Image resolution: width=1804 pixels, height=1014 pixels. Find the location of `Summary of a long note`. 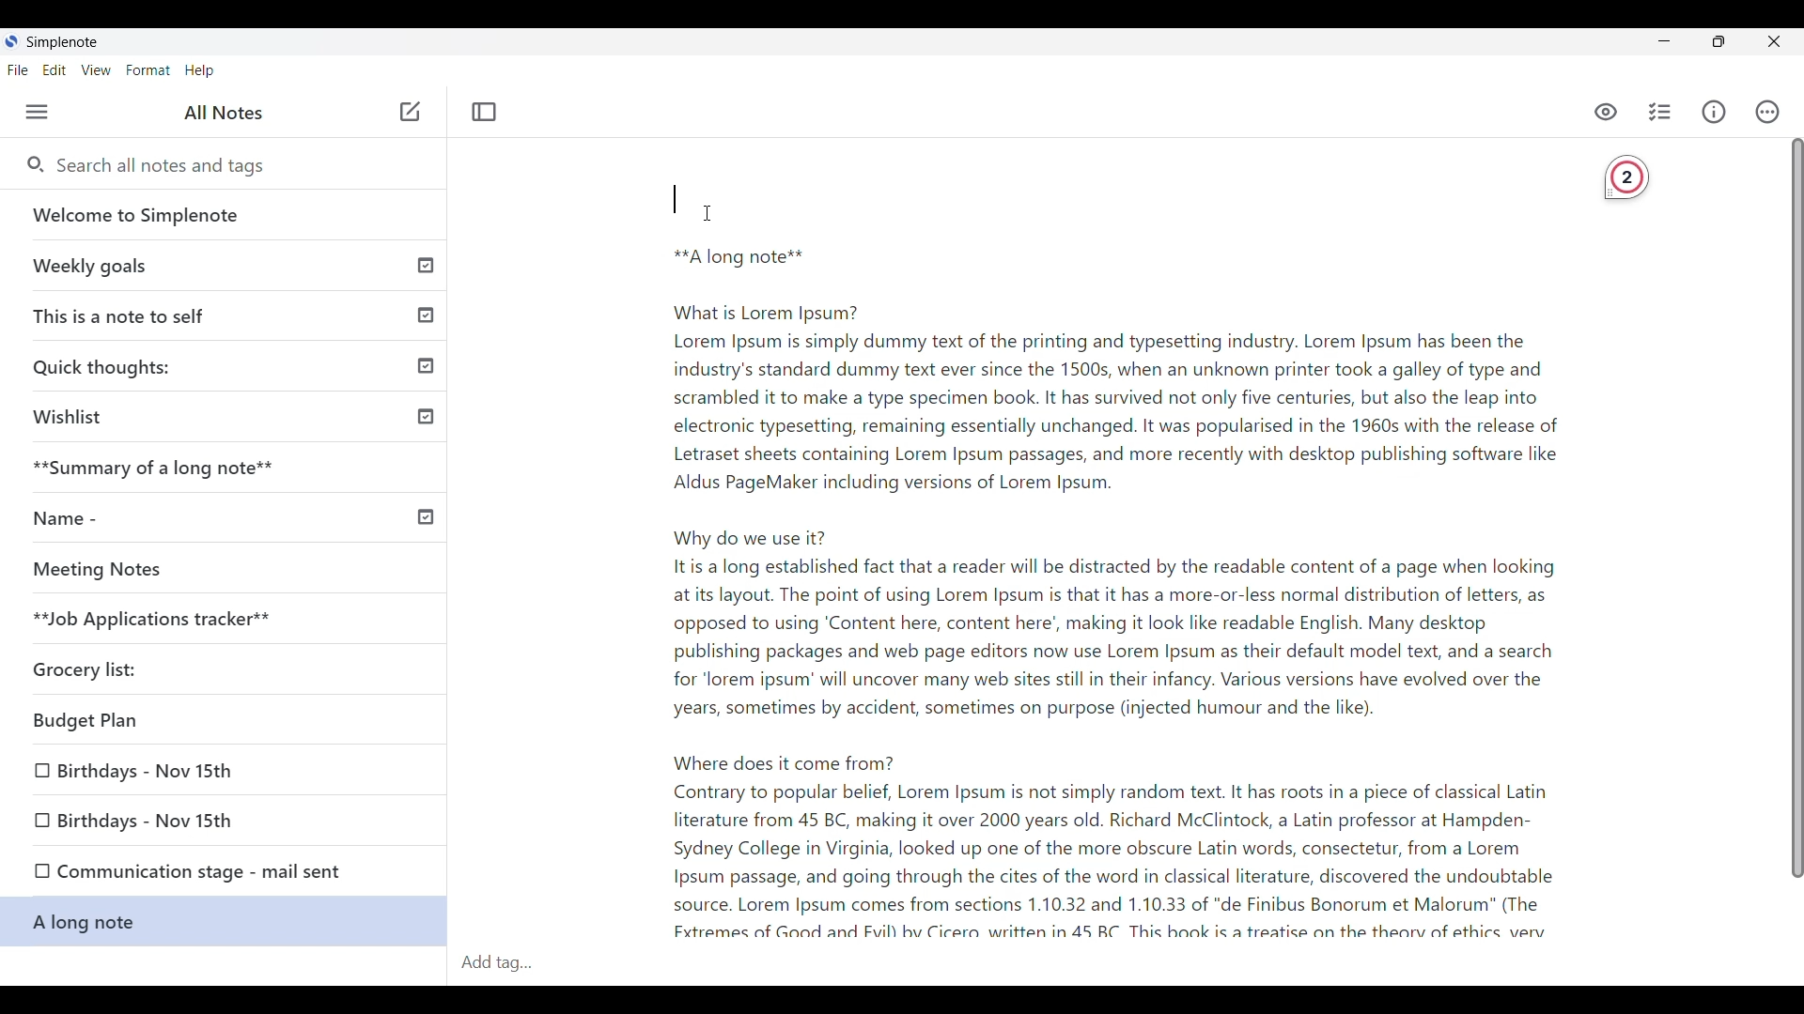

Summary of a long note is located at coordinates (227, 466).